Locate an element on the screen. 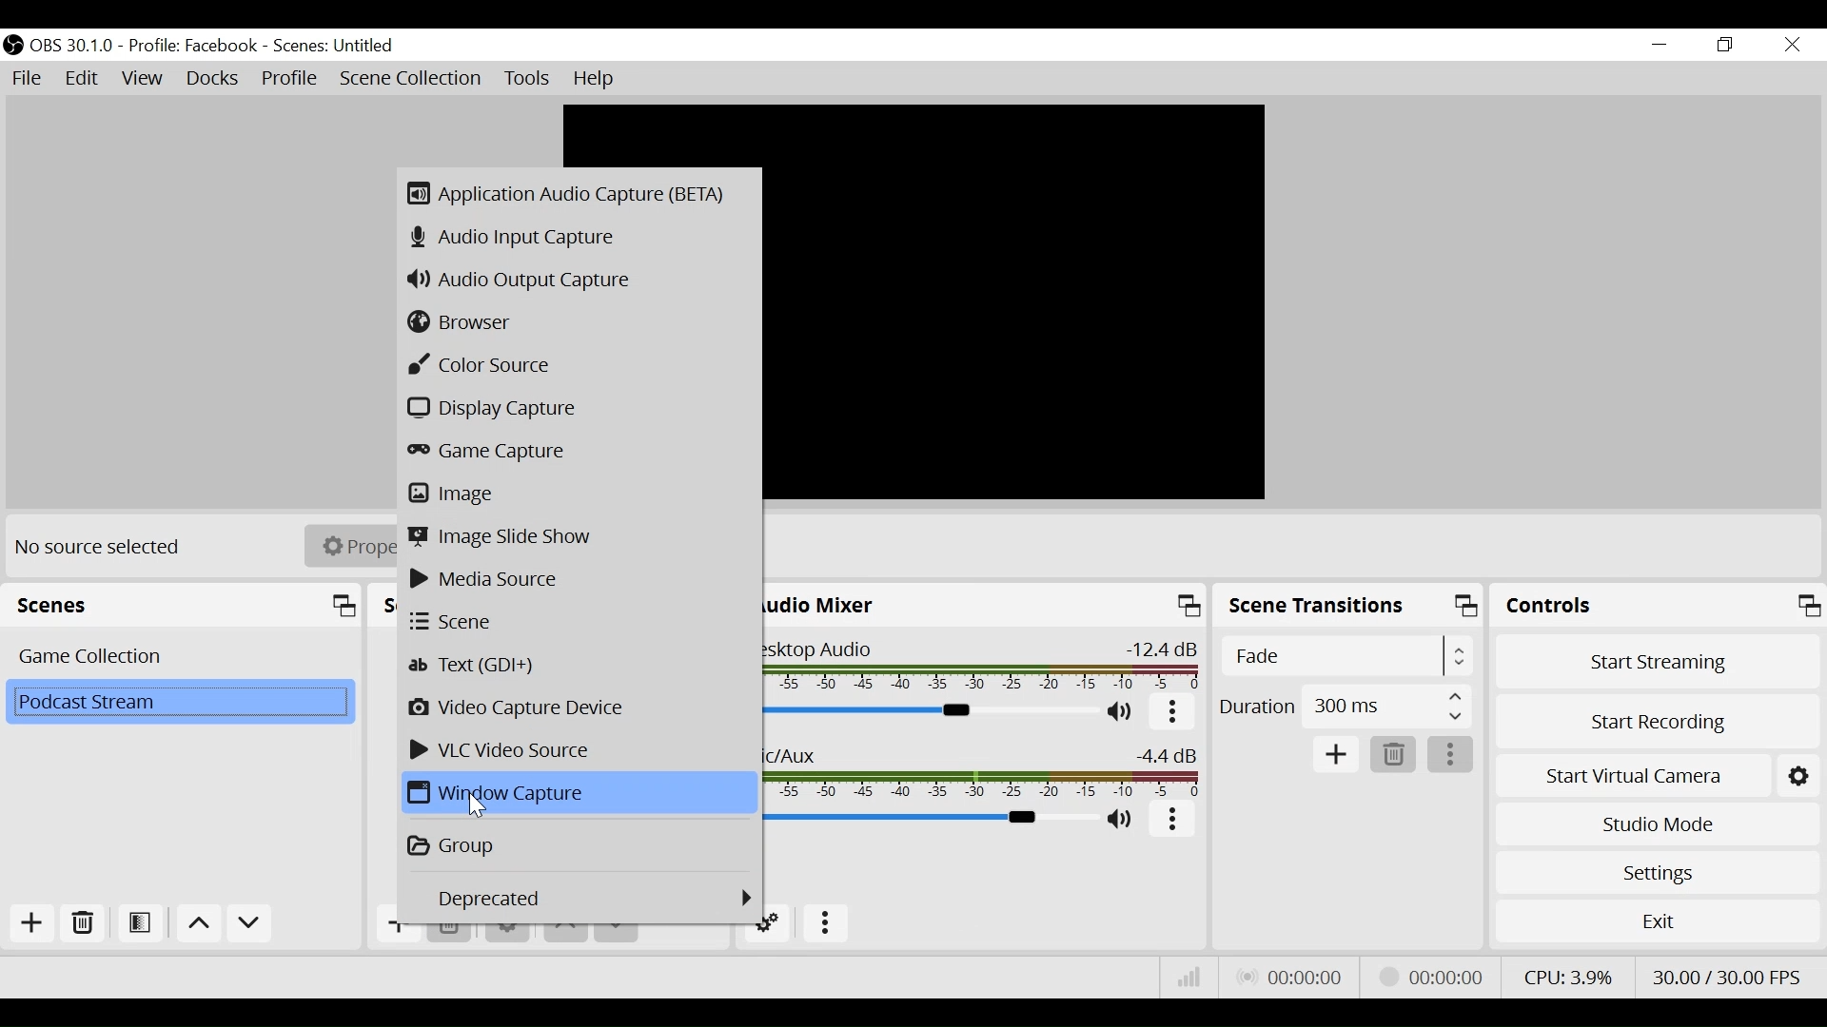  Select Scene Transitions is located at coordinates (1348, 654).